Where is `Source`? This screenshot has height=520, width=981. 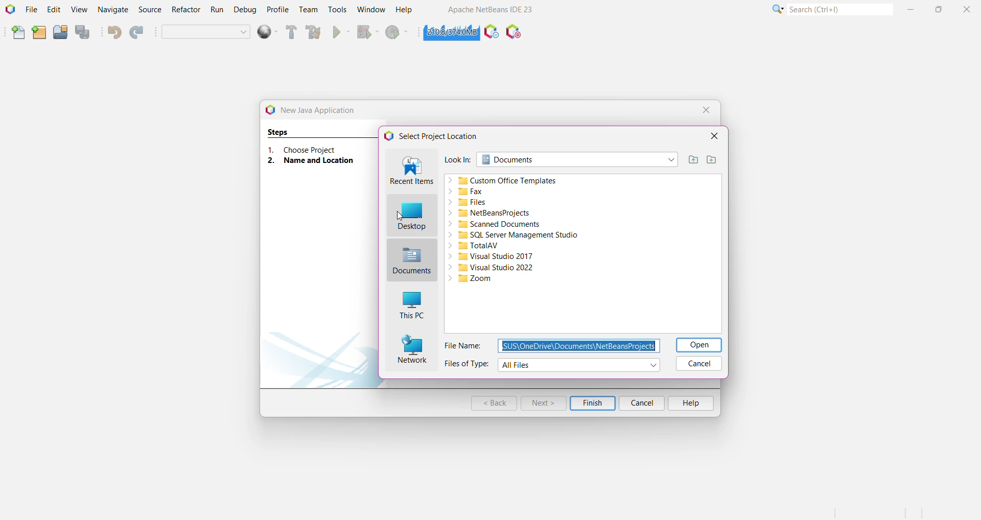 Source is located at coordinates (149, 10).